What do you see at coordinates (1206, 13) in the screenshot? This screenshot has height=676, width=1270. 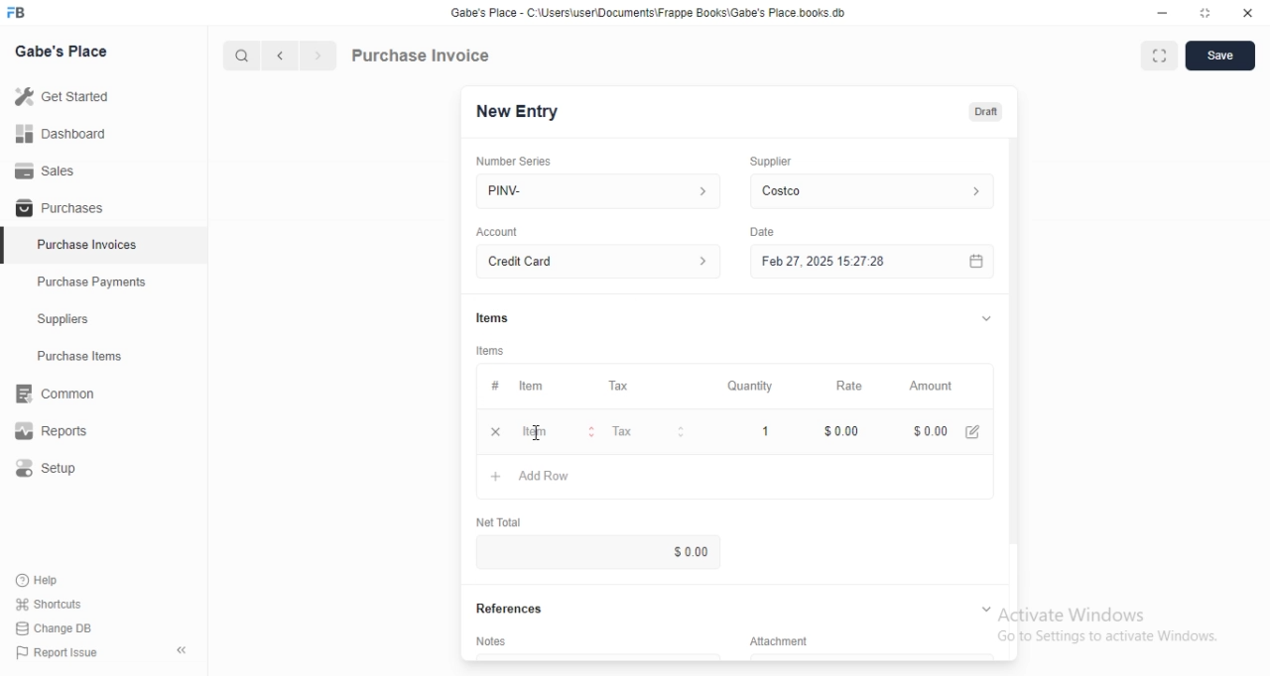 I see `Change dimension` at bounding box center [1206, 13].